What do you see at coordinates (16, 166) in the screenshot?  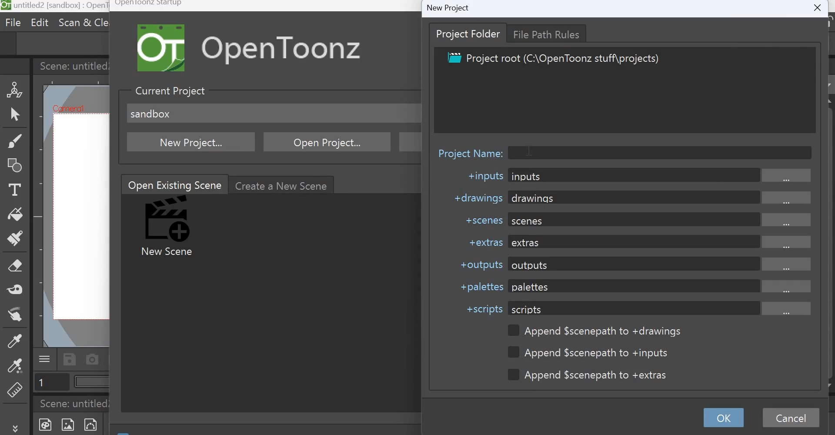 I see `Geometric Tool` at bounding box center [16, 166].